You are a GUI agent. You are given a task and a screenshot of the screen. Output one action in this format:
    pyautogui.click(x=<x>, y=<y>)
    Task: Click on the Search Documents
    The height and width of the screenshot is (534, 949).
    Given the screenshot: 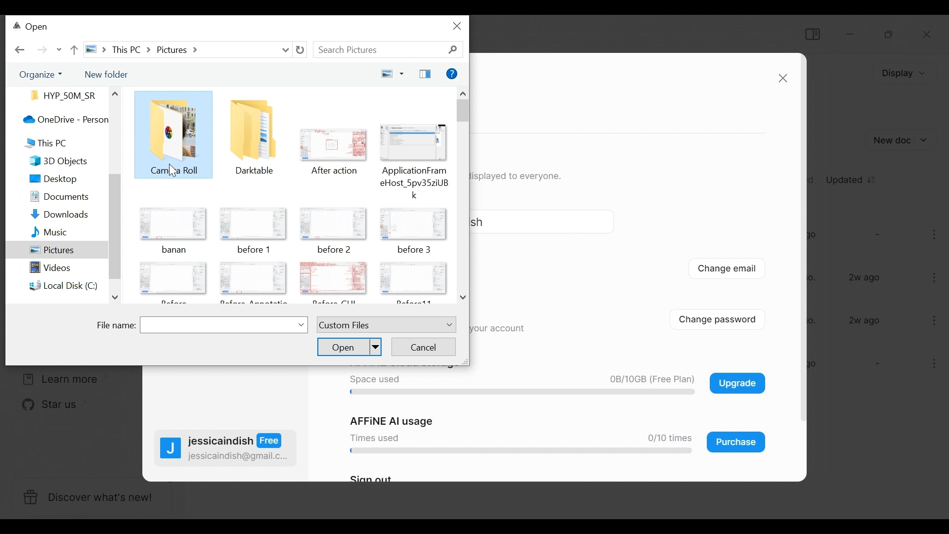 What is the action you would take?
    pyautogui.click(x=389, y=50)
    